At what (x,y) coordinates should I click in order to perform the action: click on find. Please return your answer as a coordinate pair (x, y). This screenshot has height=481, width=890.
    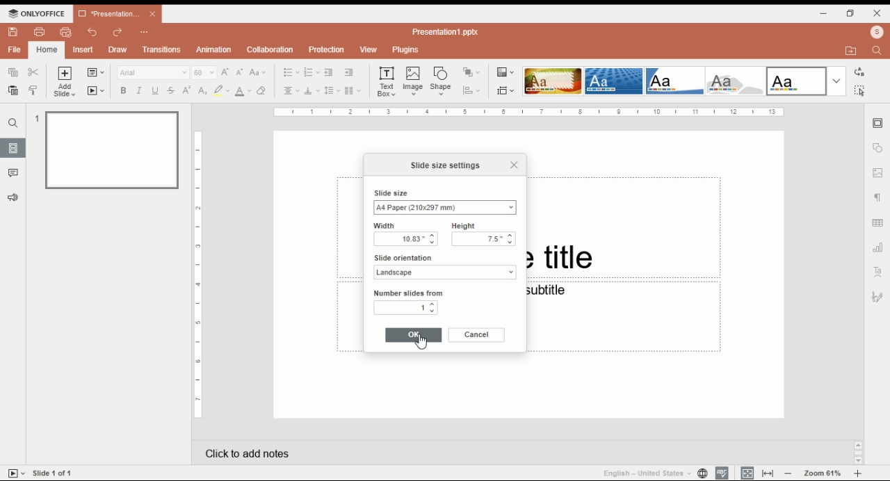
    Looking at the image, I should click on (879, 49).